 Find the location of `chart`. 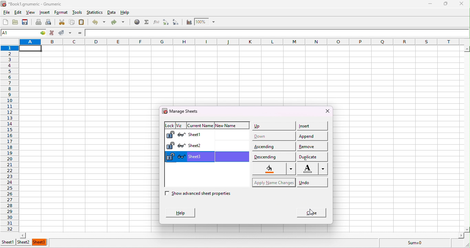

chart is located at coordinates (188, 22).